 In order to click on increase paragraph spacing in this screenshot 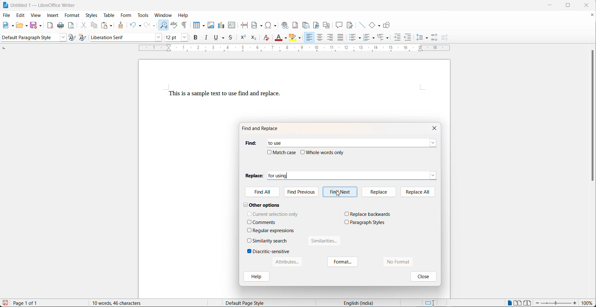, I will do `click(435, 37)`.